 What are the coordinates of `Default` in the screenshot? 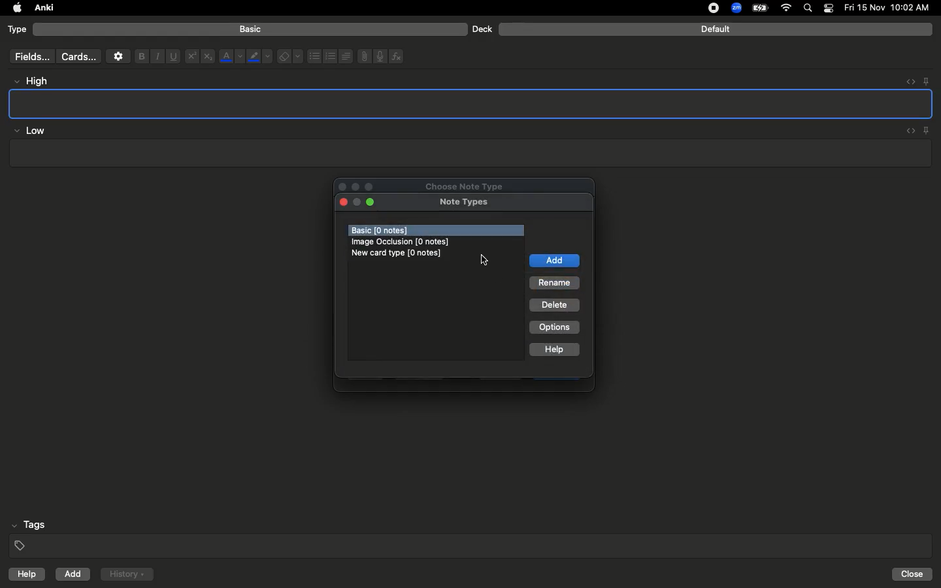 It's located at (716, 29).